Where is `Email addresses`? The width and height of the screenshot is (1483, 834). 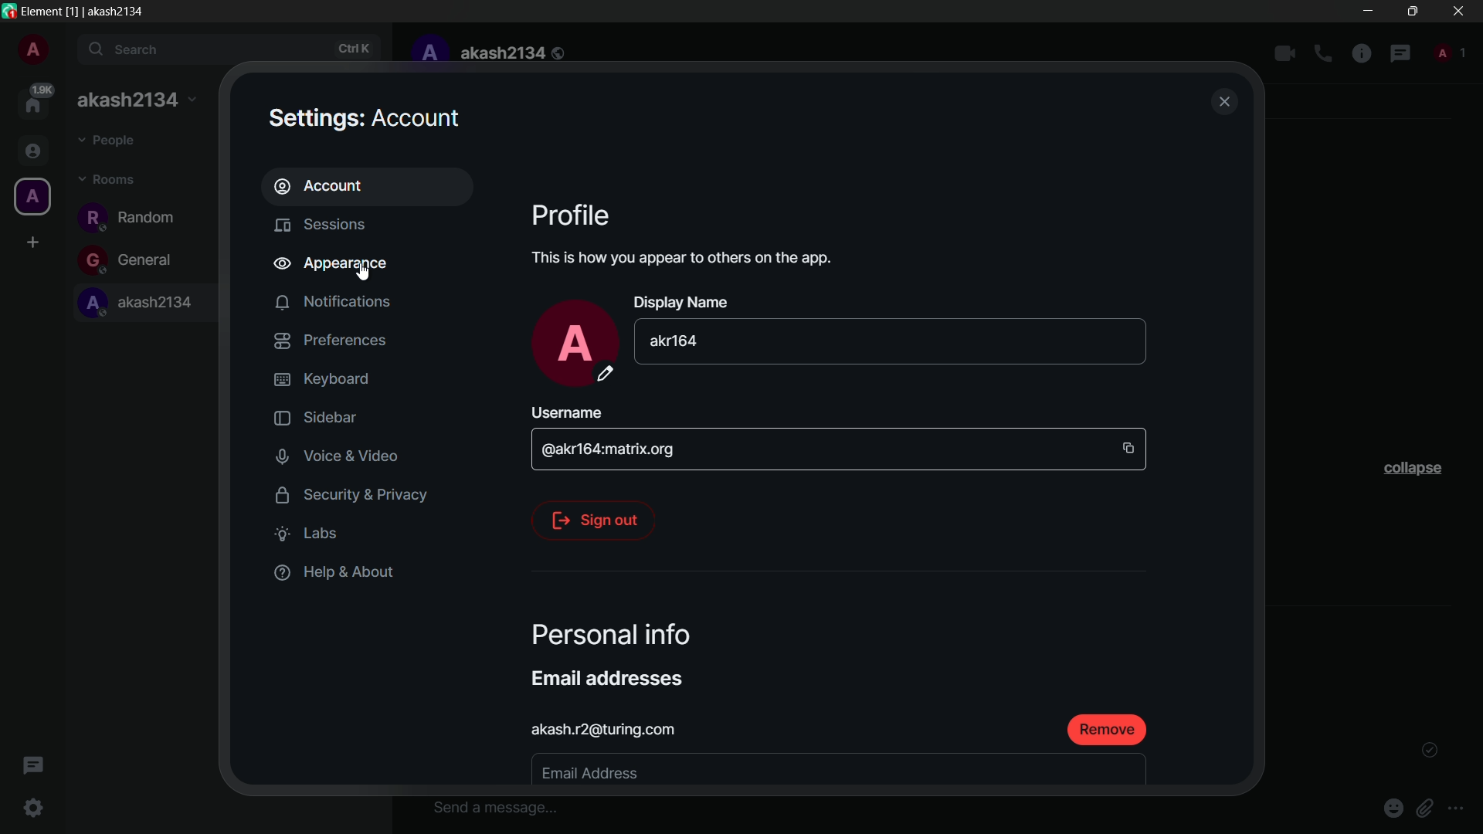
Email addresses is located at coordinates (611, 678).